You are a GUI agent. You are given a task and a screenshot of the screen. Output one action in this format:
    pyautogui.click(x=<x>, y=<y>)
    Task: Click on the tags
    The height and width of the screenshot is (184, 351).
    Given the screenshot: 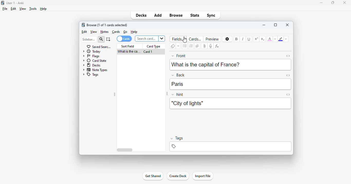 What is the action you would take?
    pyautogui.click(x=90, y=75)
    